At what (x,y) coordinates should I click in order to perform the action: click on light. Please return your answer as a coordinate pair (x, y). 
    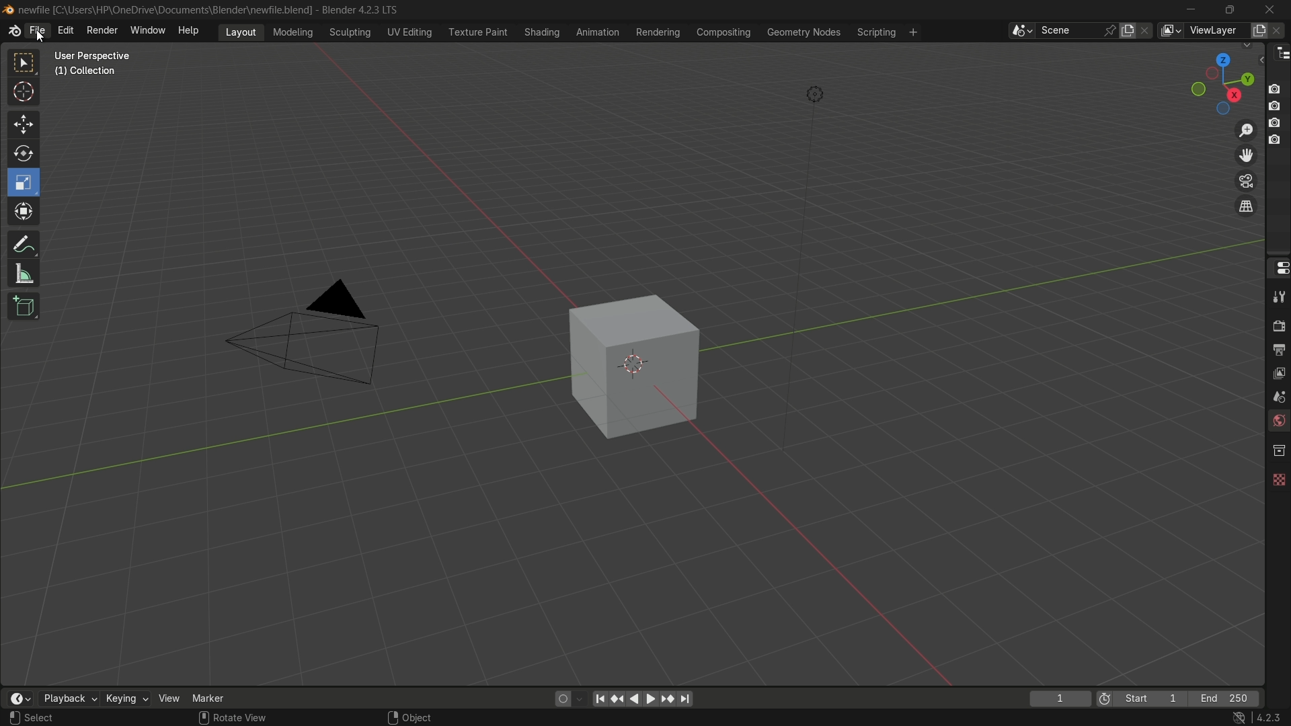
    Looking at the image, I should click on (815, 97).